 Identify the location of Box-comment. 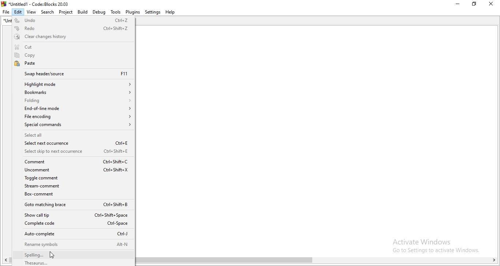
(75, 194).